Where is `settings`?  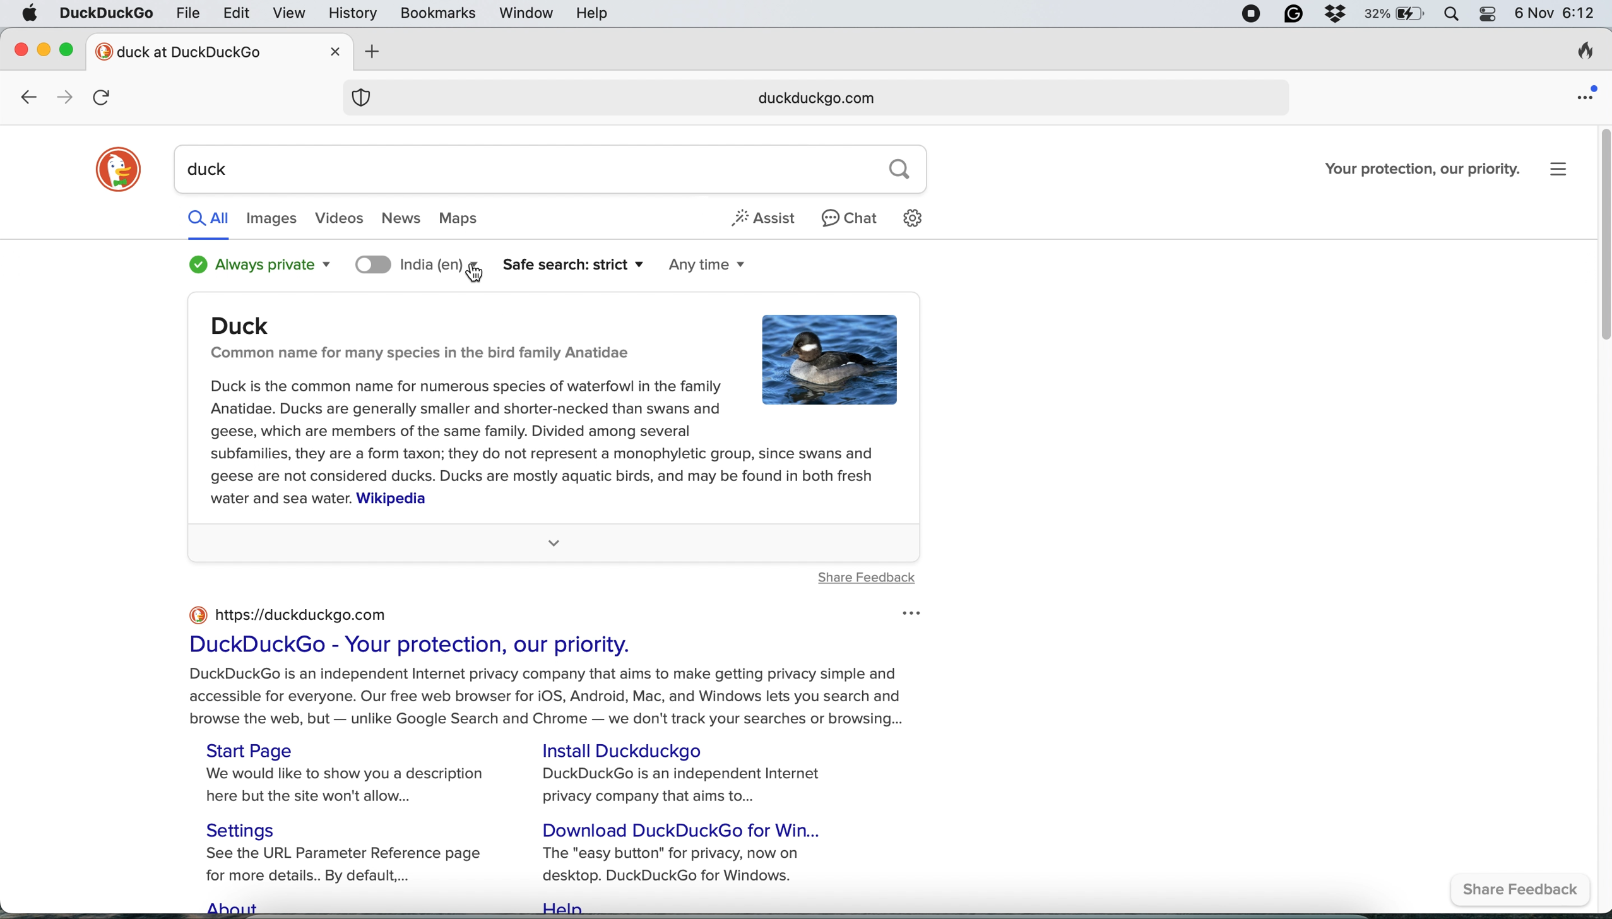 settings is located at coordinates (1566, 168).